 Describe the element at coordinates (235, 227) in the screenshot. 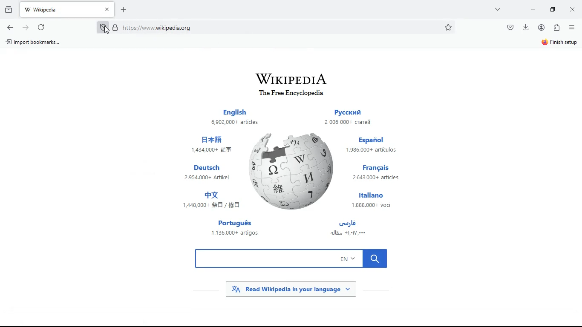

I see `português` at that location.